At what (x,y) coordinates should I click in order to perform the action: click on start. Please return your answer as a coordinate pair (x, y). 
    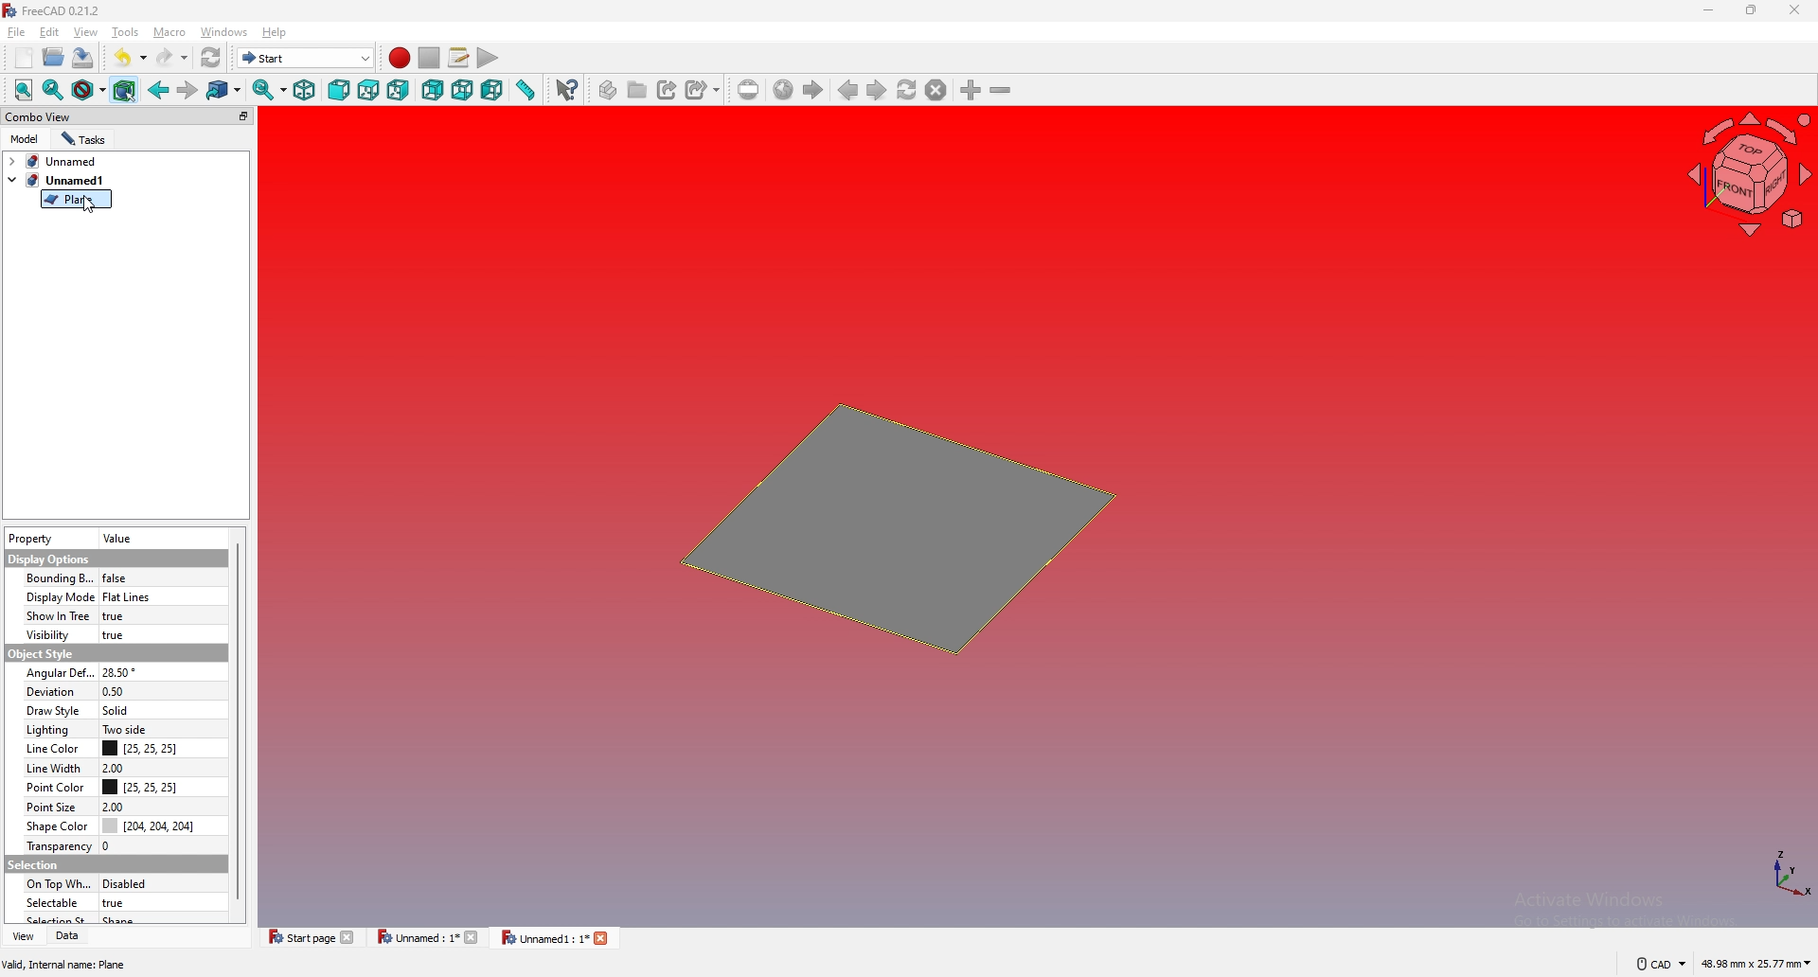
    Looking at the image, I should click on (306, 57).